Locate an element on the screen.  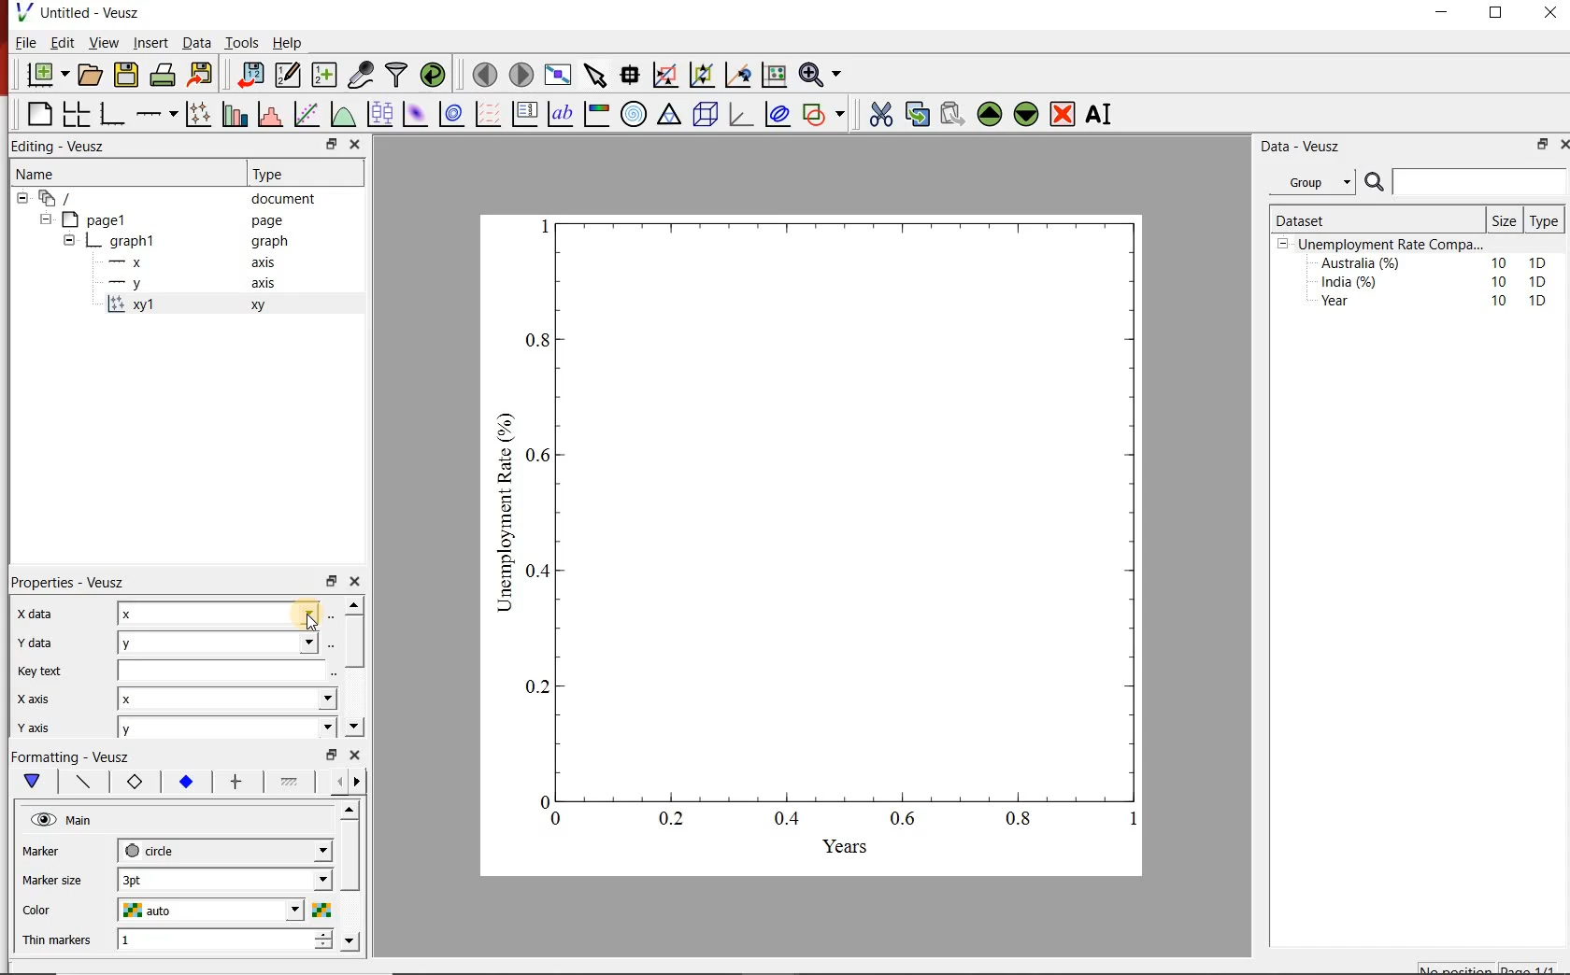
plot vector field is located at coordinates (487, 114).